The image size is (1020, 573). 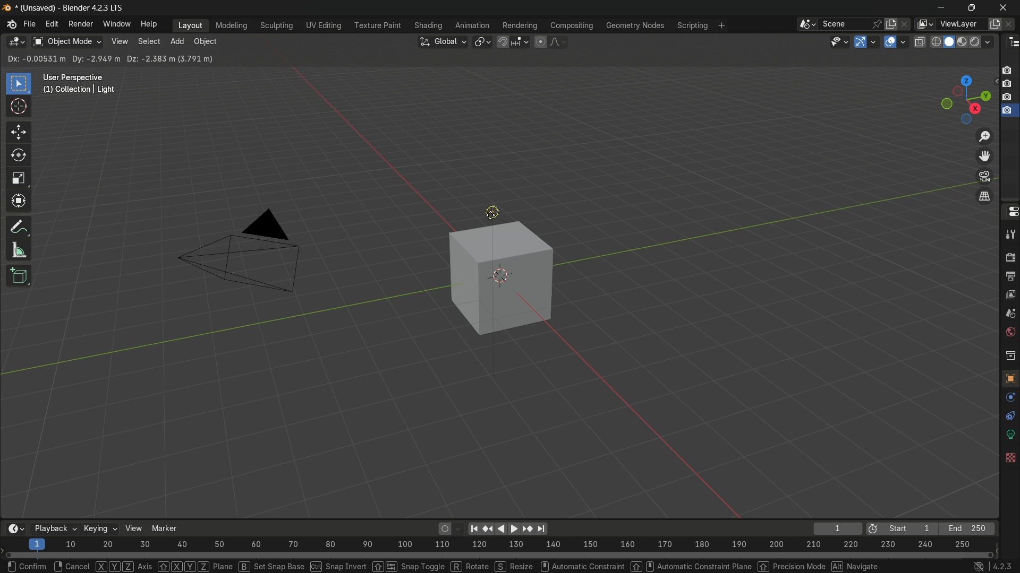 I want to click on add, so click(x=178, y=41).